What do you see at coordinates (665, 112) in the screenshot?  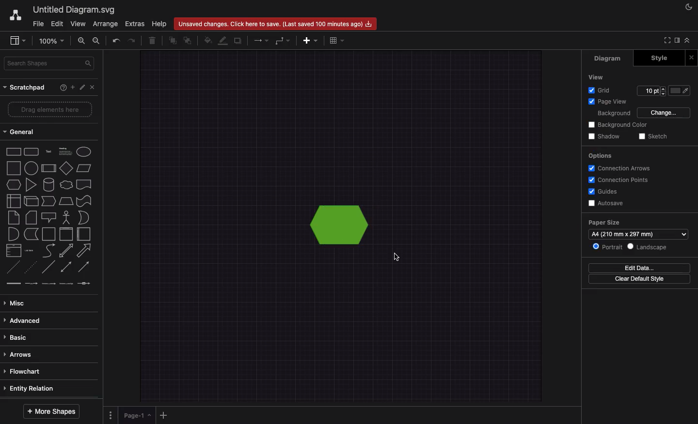 I see `Change` at bounding box center [665, 112].